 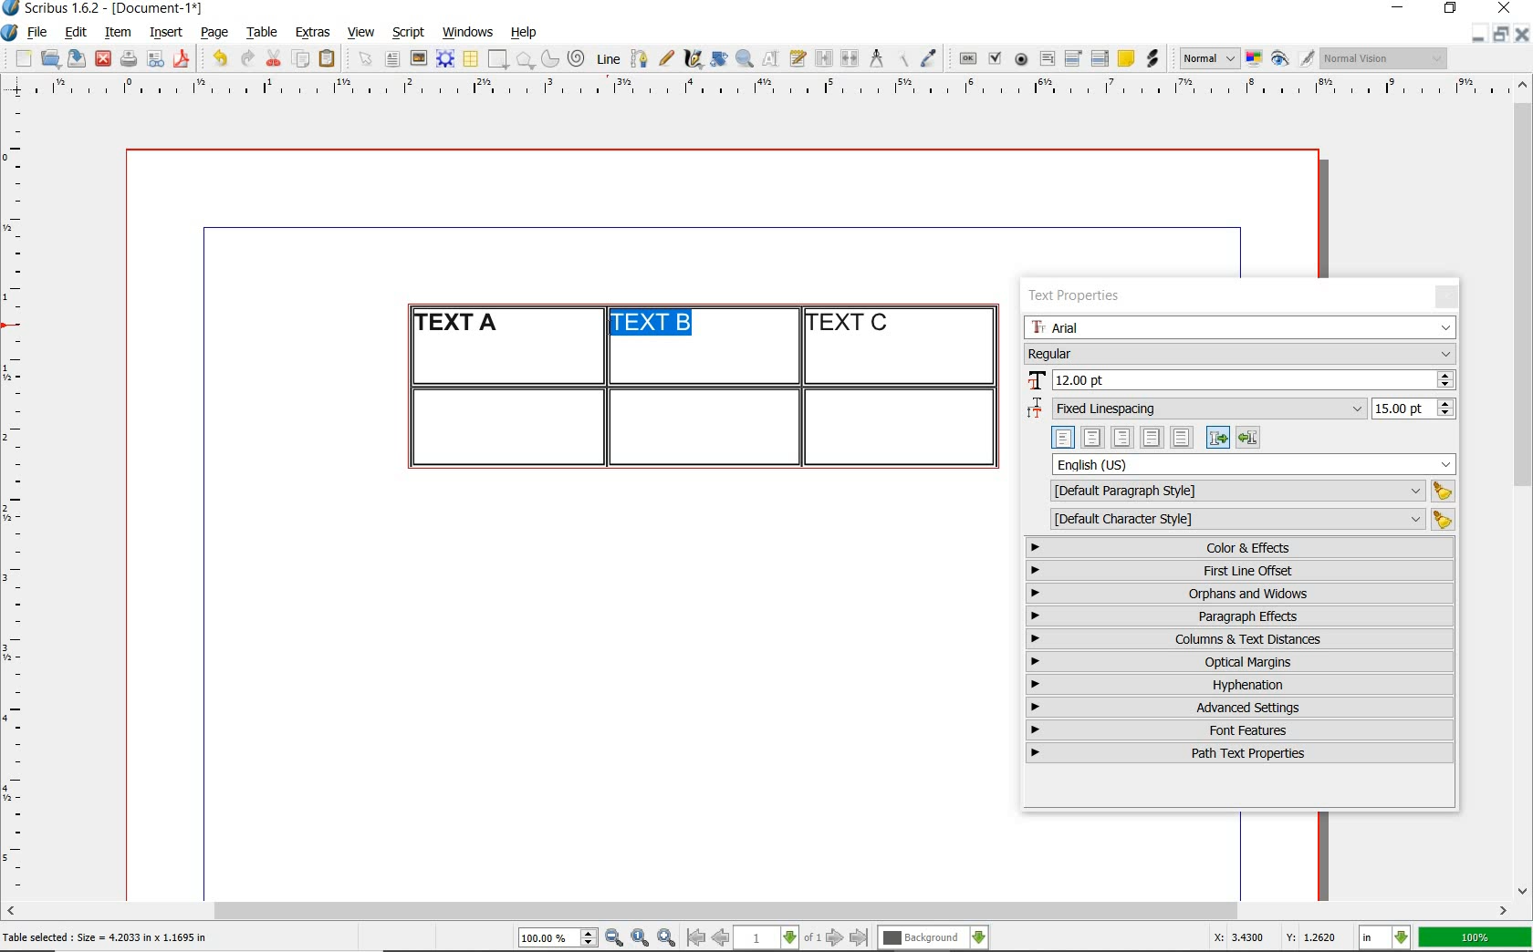 What do you see at coordinates (1241, 662) in the screenshot?
I see `optical margins` at bounding box center [1241, 662].